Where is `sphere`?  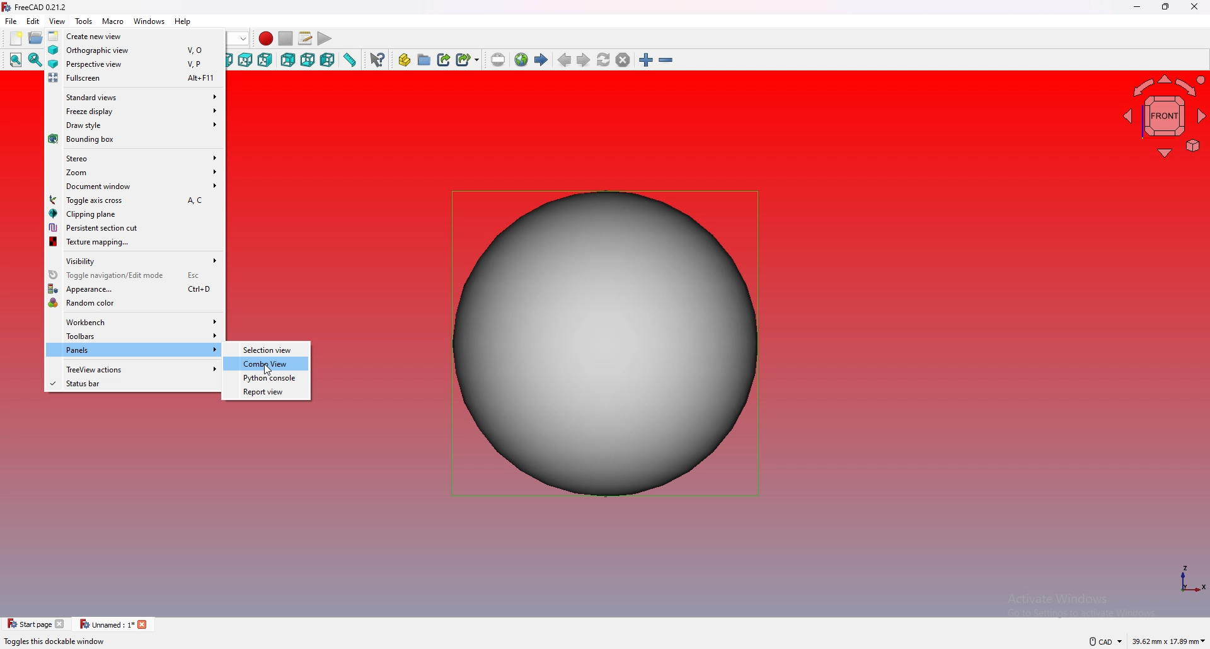
sphere is located at coordinates (606, 342).